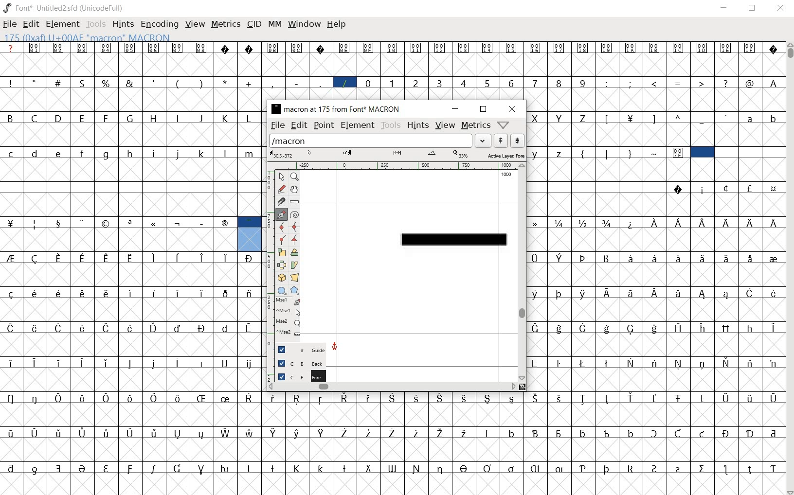 This screenshot has width=794, height=495. I want to click on Symbol, so click(179, 257).